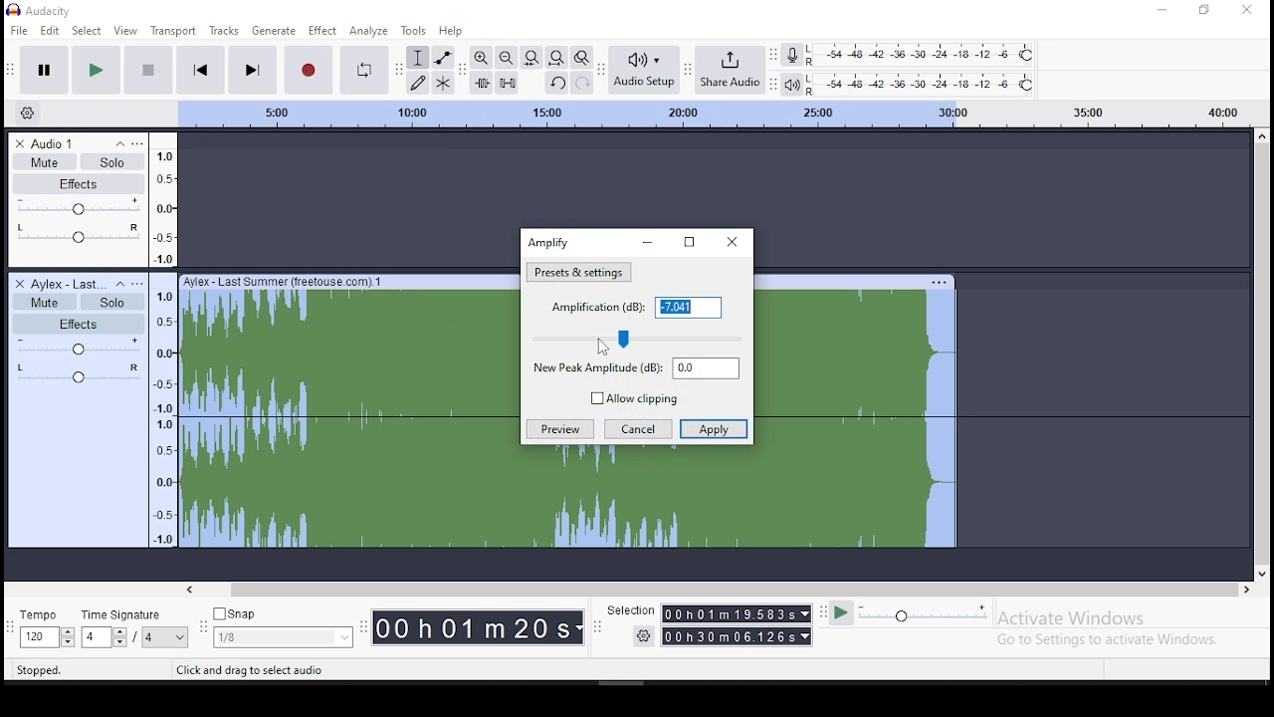 This screenshot has width=1274, height=717. Describe the element at coordinates (16, 30) in the screenshot. I see `file` at that location.